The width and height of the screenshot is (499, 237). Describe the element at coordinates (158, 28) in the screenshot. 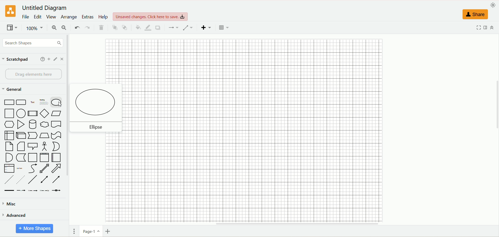

I see `shadow` at that location.